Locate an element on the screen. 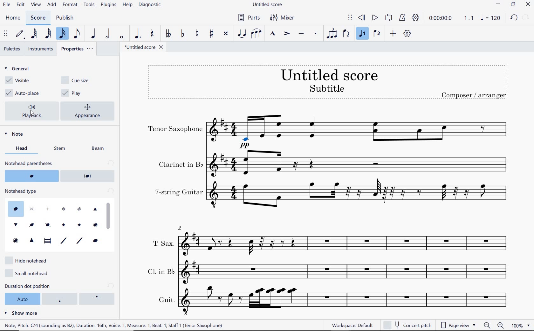 This screenshot has width=534, height=331. Tenor Saxophone is located at coordinates (360, 132).